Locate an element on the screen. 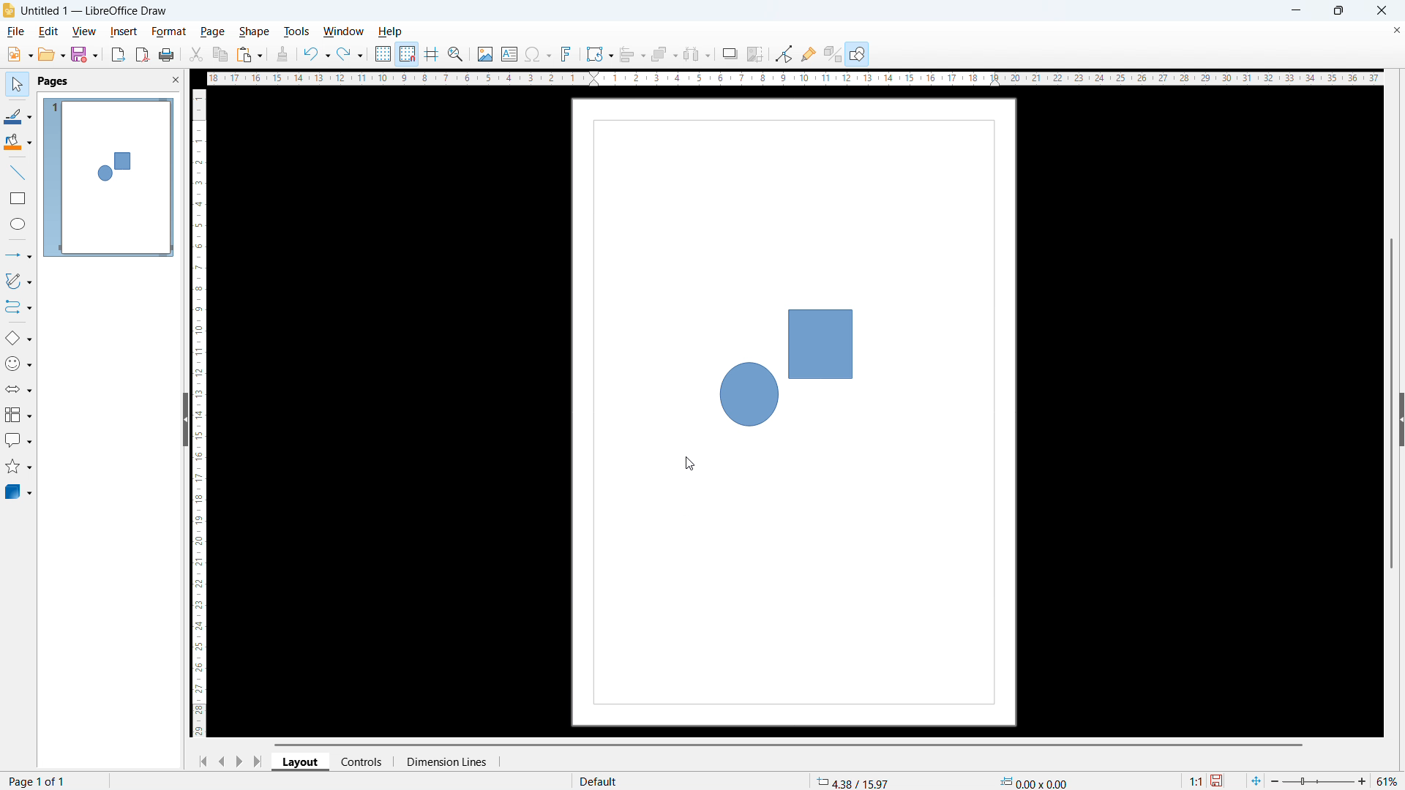 The width and height of the screenshot is (1405, 790). shapes is located at coordinates (788, 369).